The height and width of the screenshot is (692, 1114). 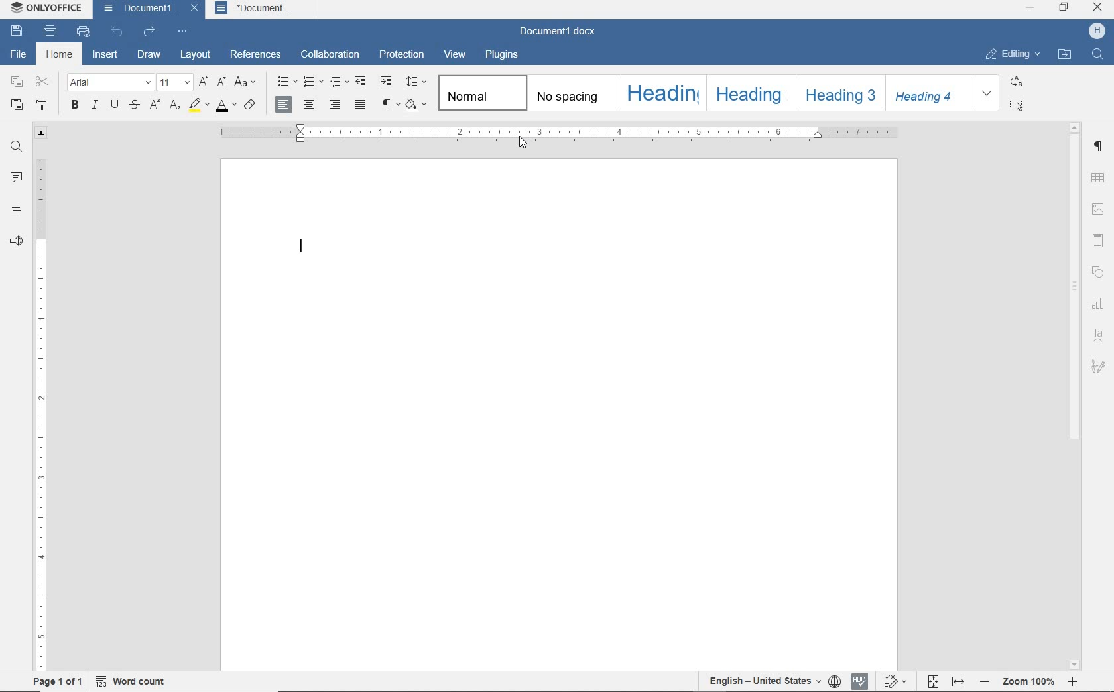 I want to click on SPELL CHECKING, so click(x=858, y=681).